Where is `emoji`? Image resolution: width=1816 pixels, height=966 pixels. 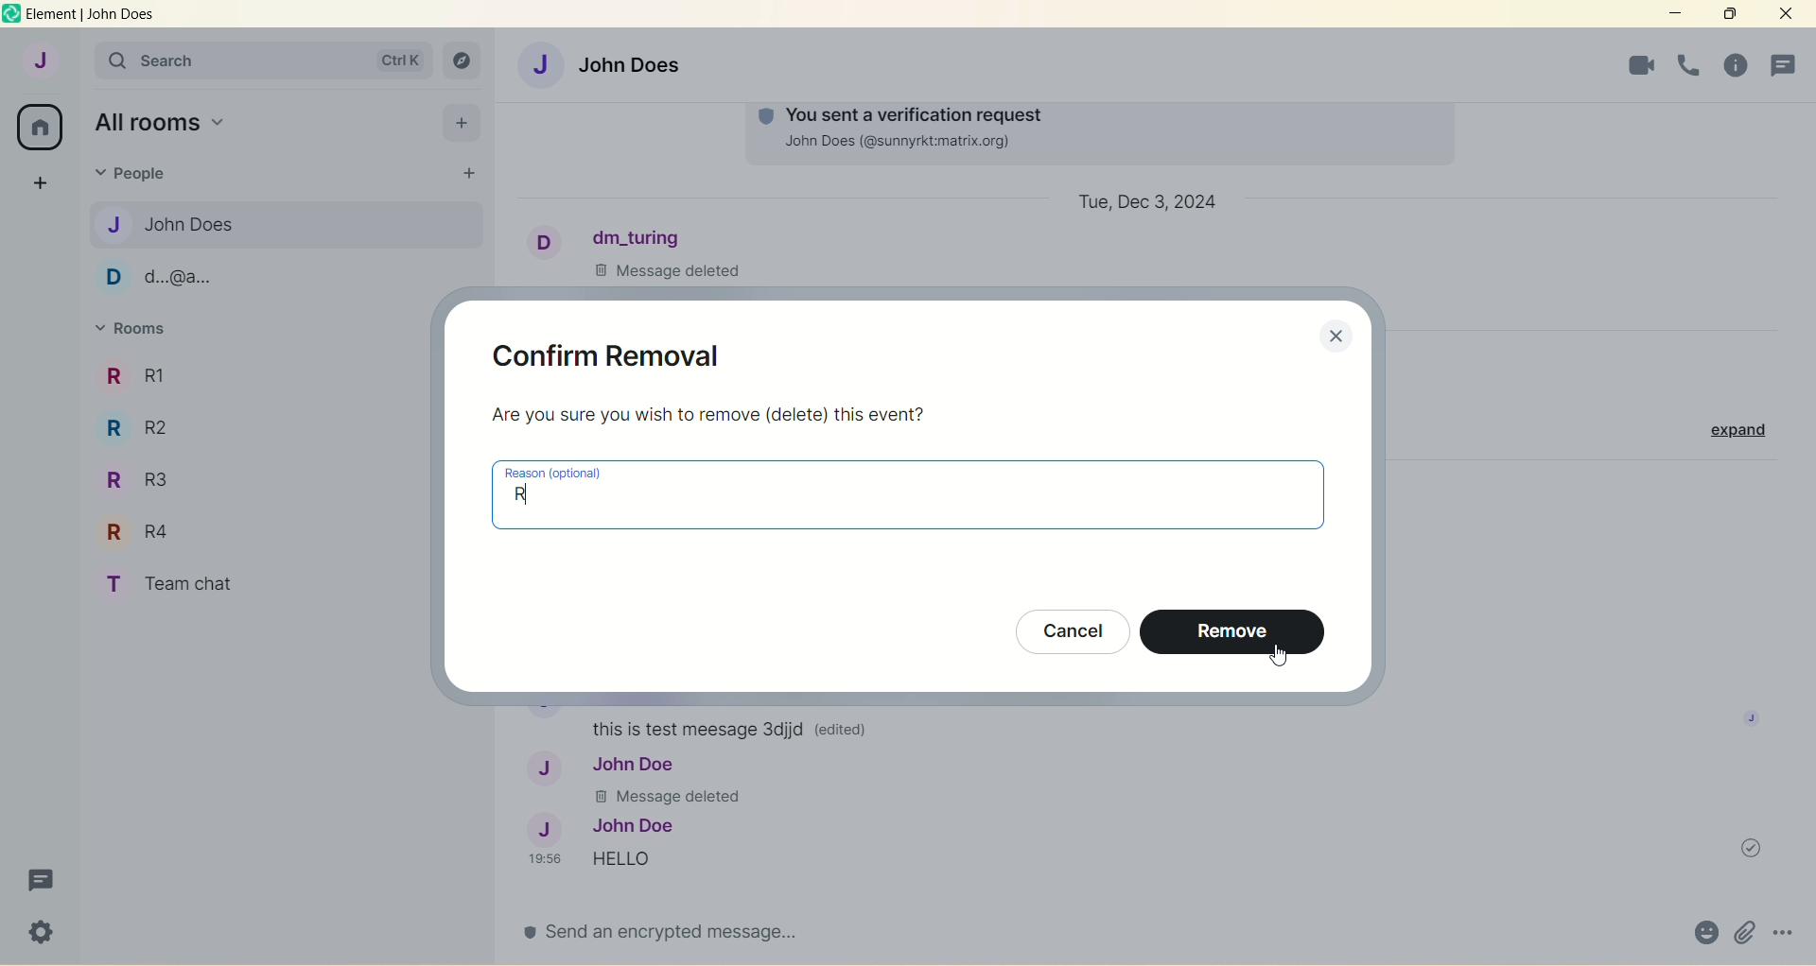 emoji is located at coordinates (1699, 932).